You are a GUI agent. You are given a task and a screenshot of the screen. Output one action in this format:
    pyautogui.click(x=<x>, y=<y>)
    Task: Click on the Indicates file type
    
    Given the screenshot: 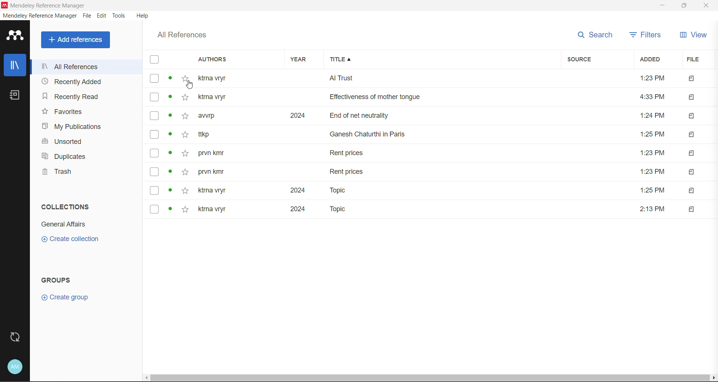 What is the action you would take?
    pyautogui.click(x=692, y=116)
    